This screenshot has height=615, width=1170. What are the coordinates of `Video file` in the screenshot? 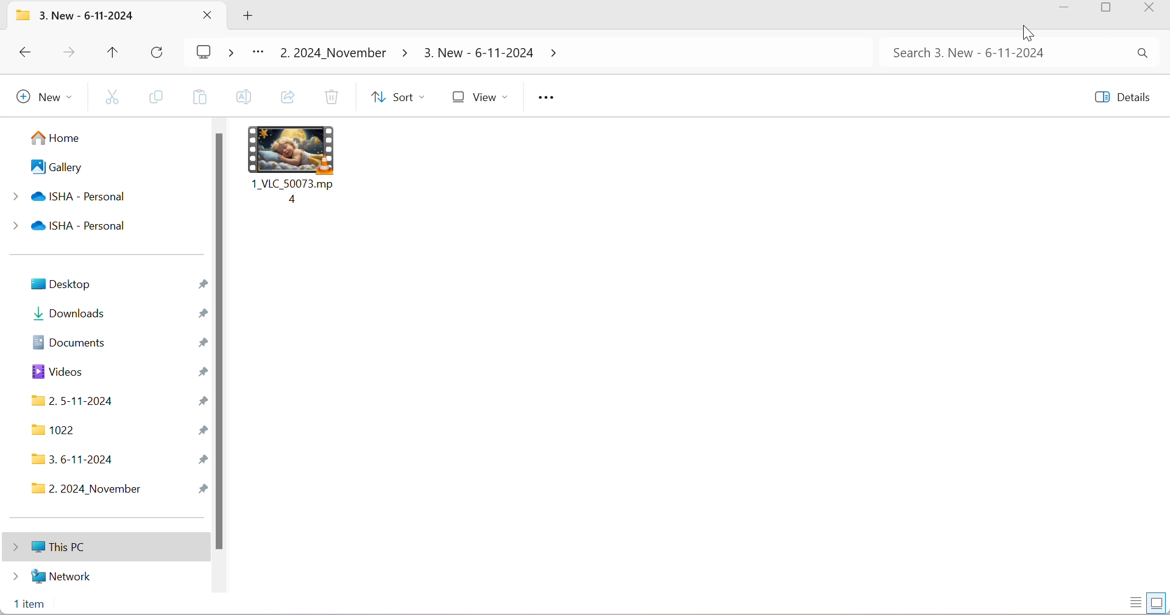 It's located at (291, 149).